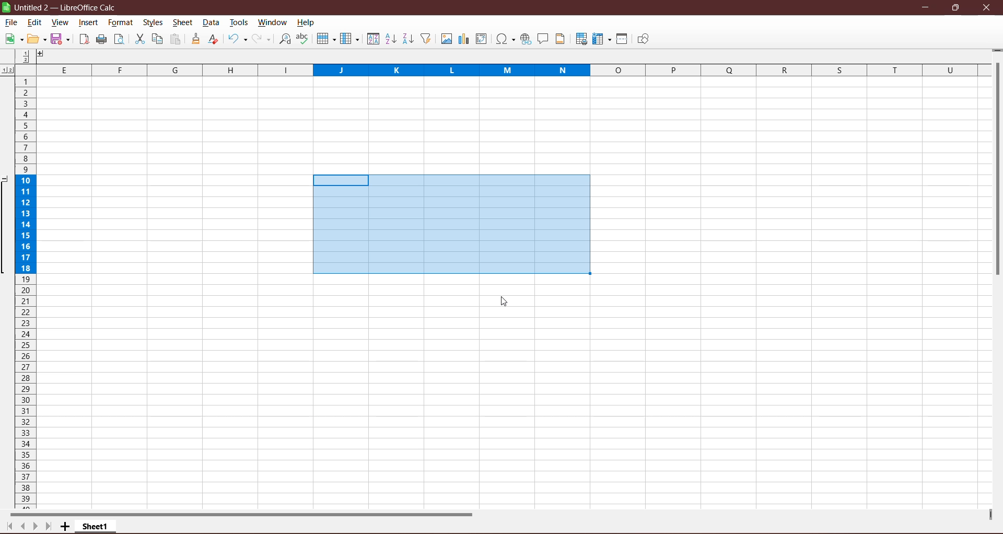  What do you see at coordinates (526, 39) in the screenshot?
I see `Insert Hyperlink` at bounding box center [526, 39].